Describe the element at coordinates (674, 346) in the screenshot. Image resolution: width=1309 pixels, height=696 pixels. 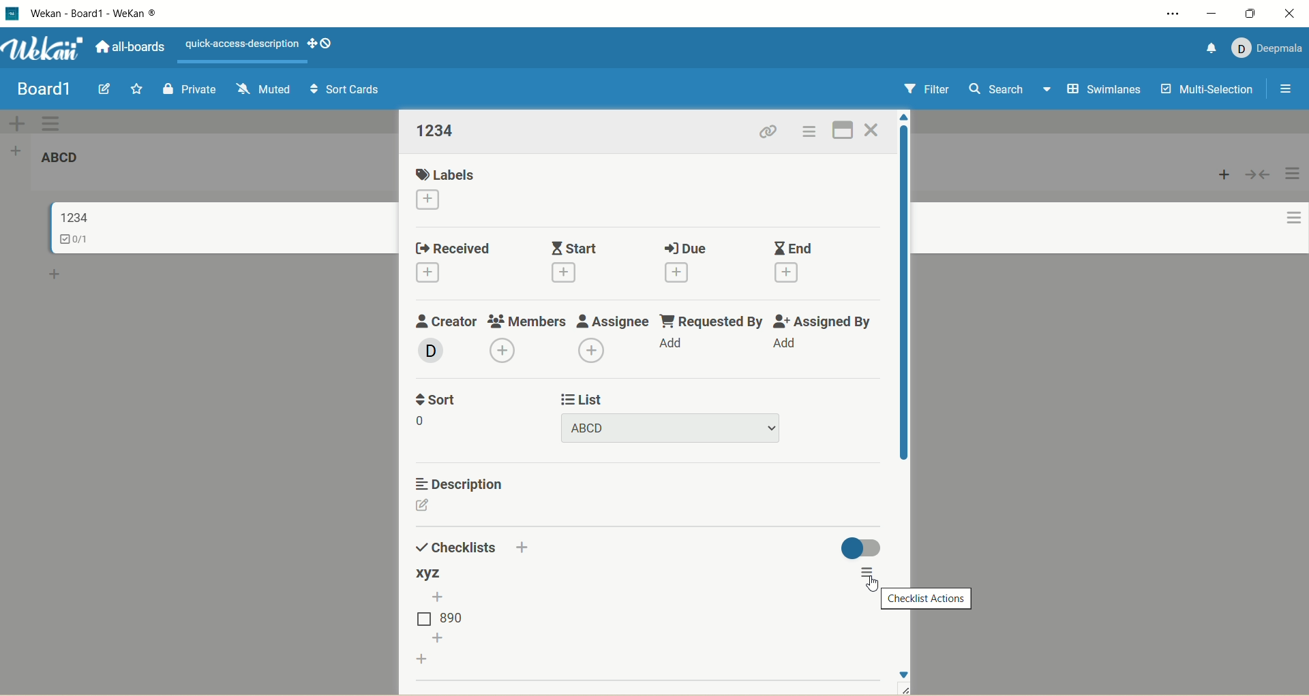
I see `add` at that location.